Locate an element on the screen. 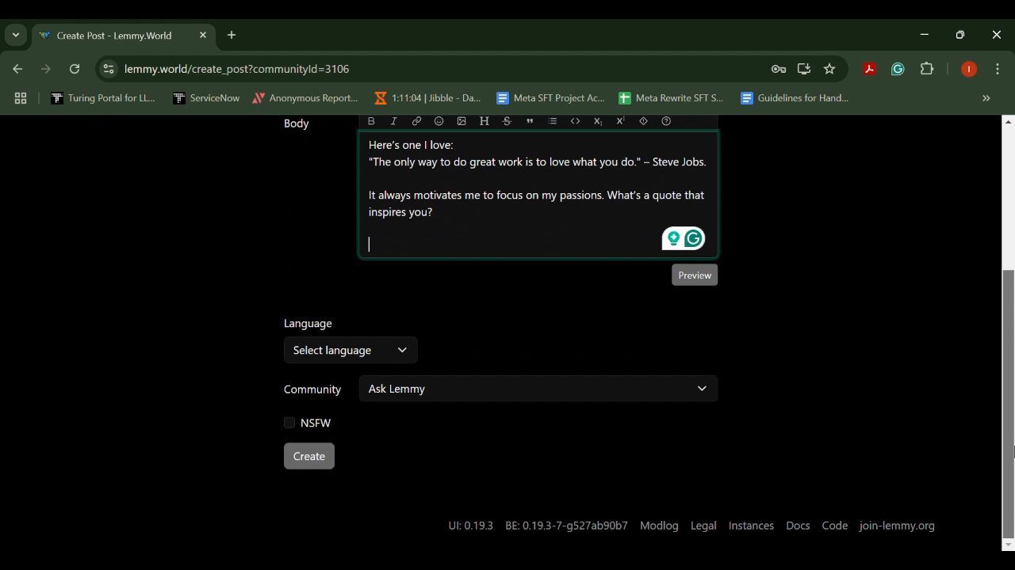 Image resolution: width=1015 pixels, height=570 pixels. join-lemmy.org is located at coordinates (898, 525).